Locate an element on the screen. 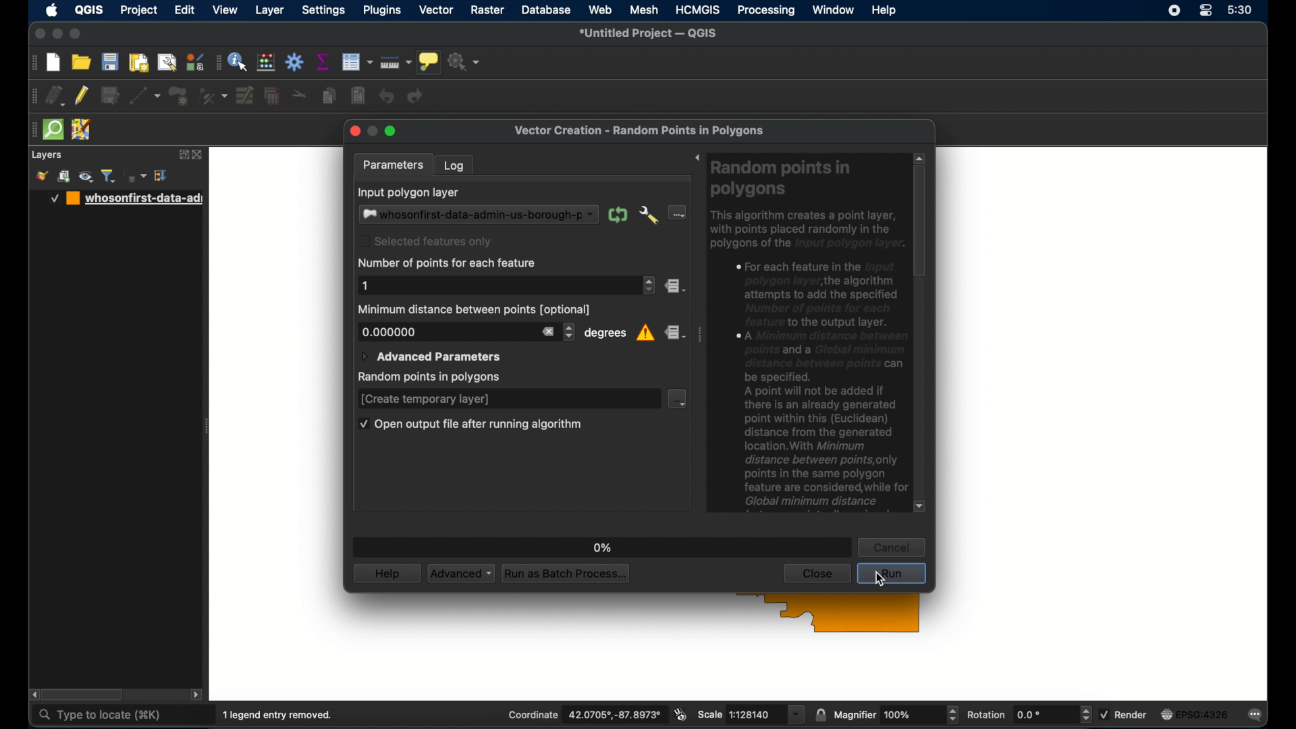 Image resolution: width=1296 pixels, height=729 pixels. advanced parameters is located at coordinates (431, 356).